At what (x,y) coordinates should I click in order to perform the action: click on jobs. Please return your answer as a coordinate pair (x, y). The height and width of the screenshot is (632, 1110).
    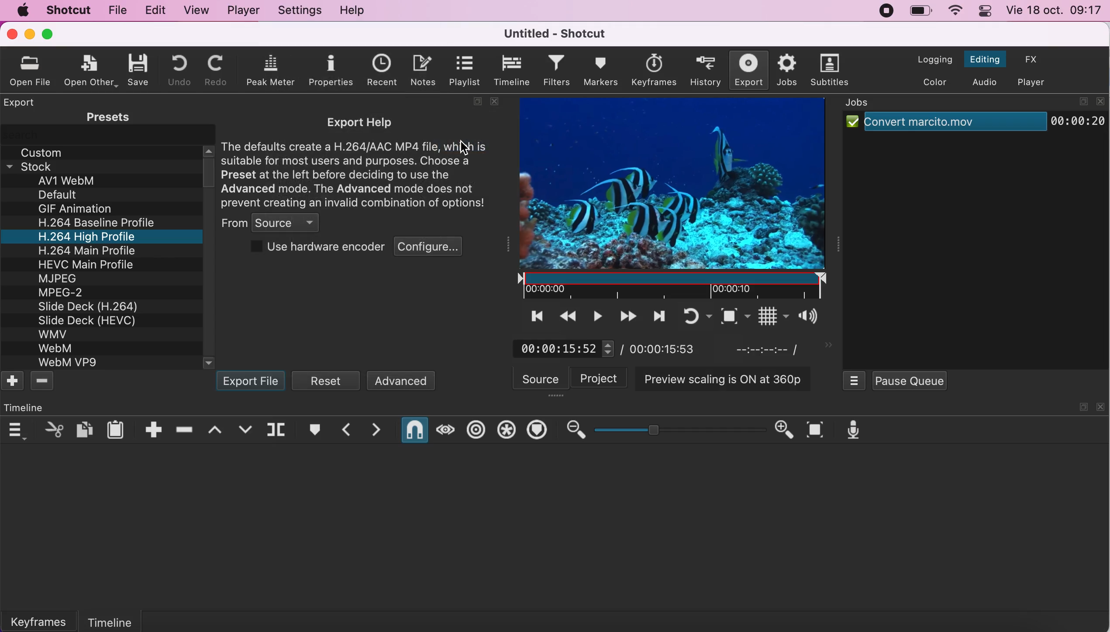
    Looking at the image, I should click on (785, 70).